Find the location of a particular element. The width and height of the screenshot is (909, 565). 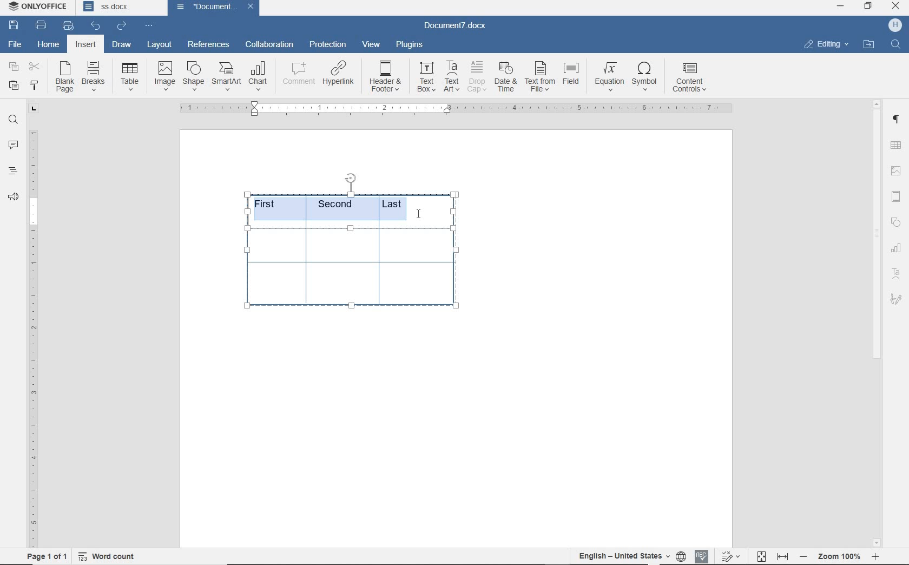

header & footer is located at coordinates (386, 77).